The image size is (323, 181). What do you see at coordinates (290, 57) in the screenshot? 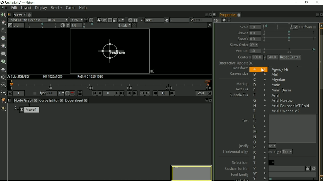
I see `Reset Center` at bounding box center [290, 57].